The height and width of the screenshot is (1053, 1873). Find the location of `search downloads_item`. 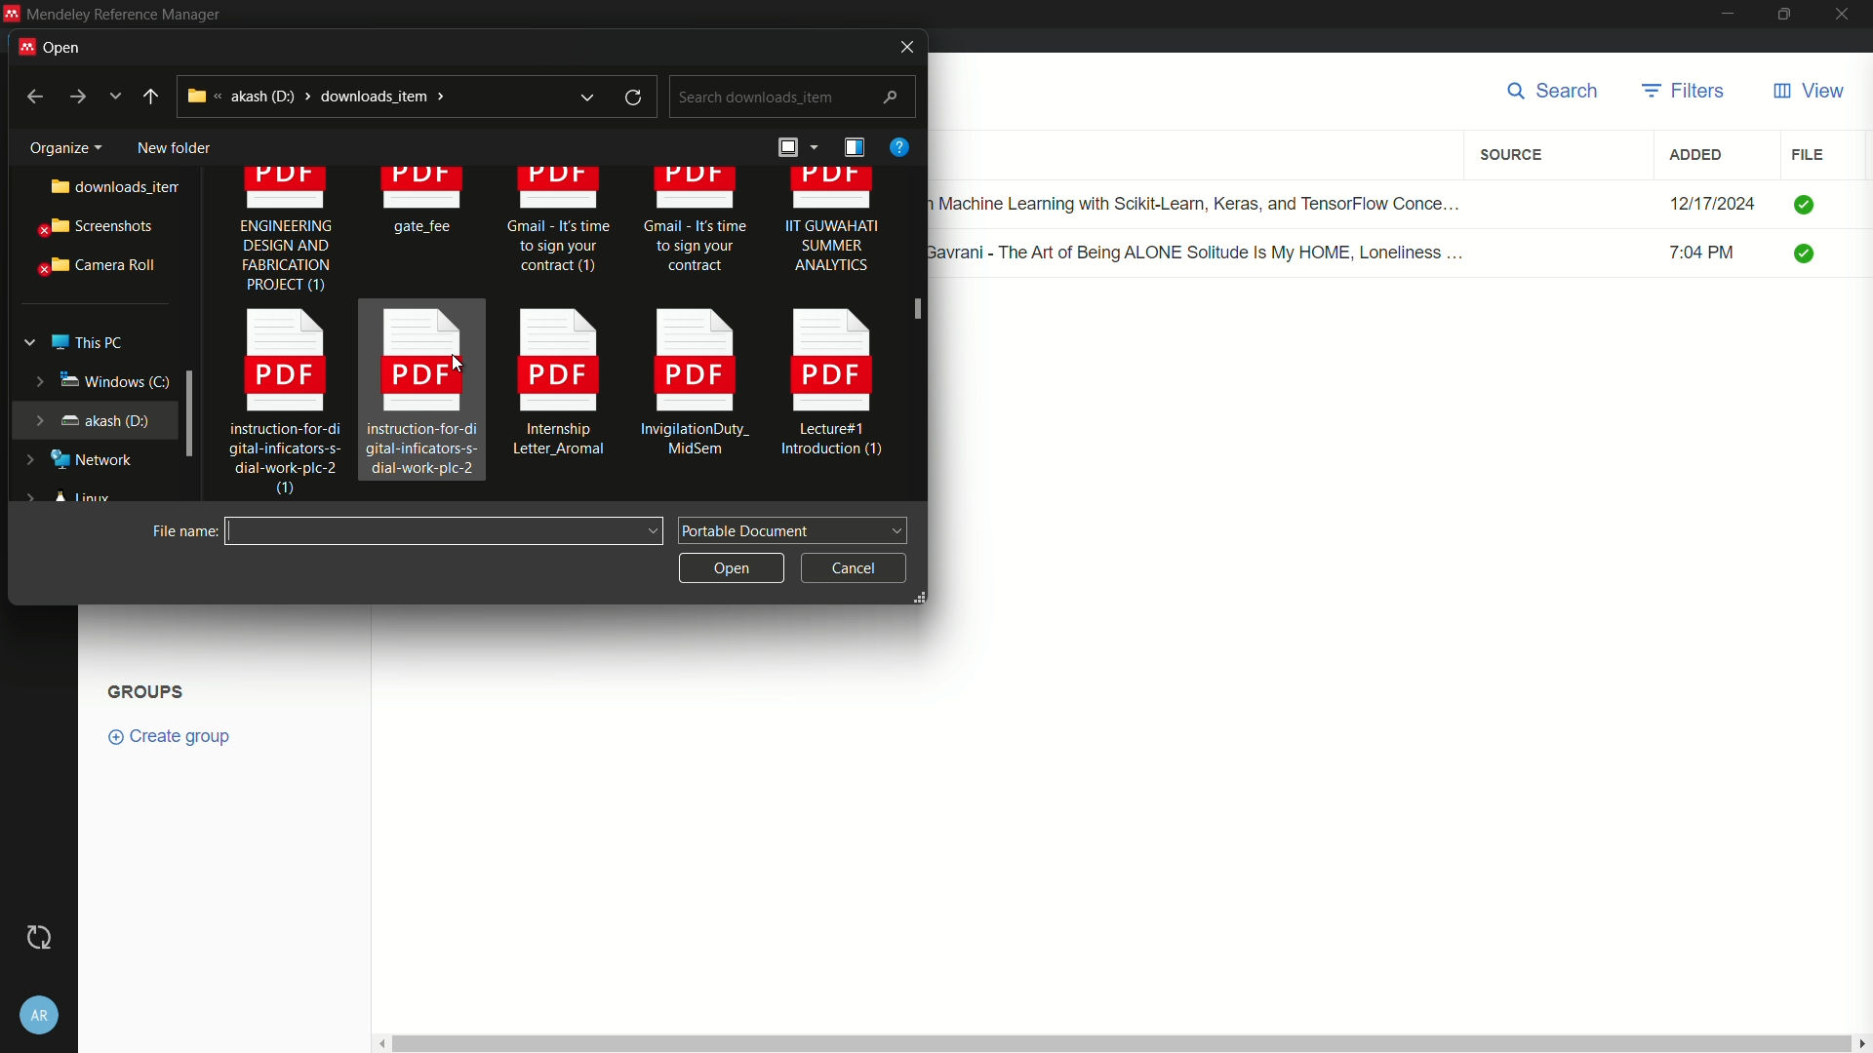

search downloads_item is located at coordinates (790, 97).